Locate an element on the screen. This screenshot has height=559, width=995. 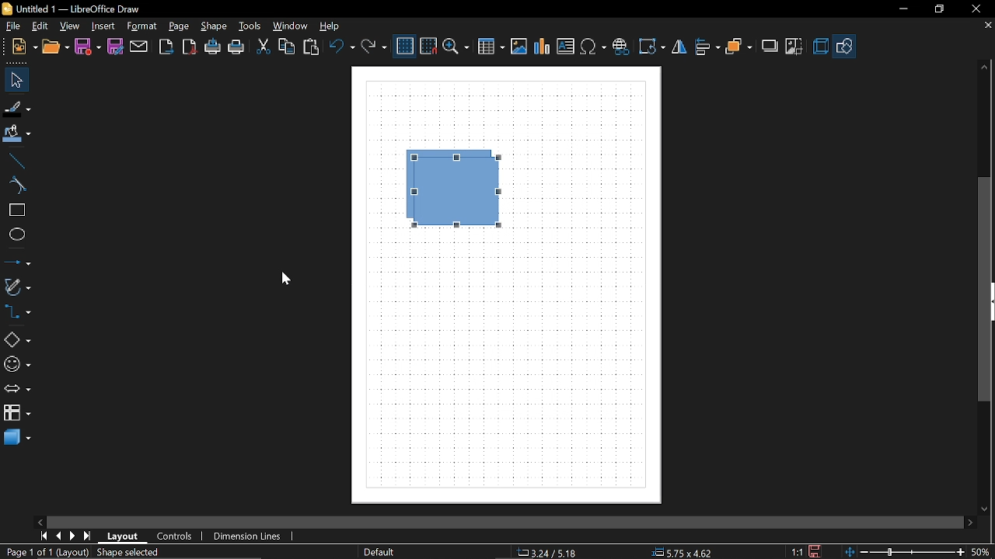
Connector is located at coordinates (17, 311).